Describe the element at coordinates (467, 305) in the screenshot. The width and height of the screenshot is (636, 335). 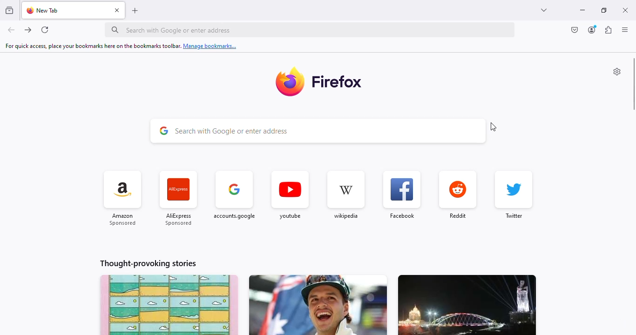
I see `story` at that location.